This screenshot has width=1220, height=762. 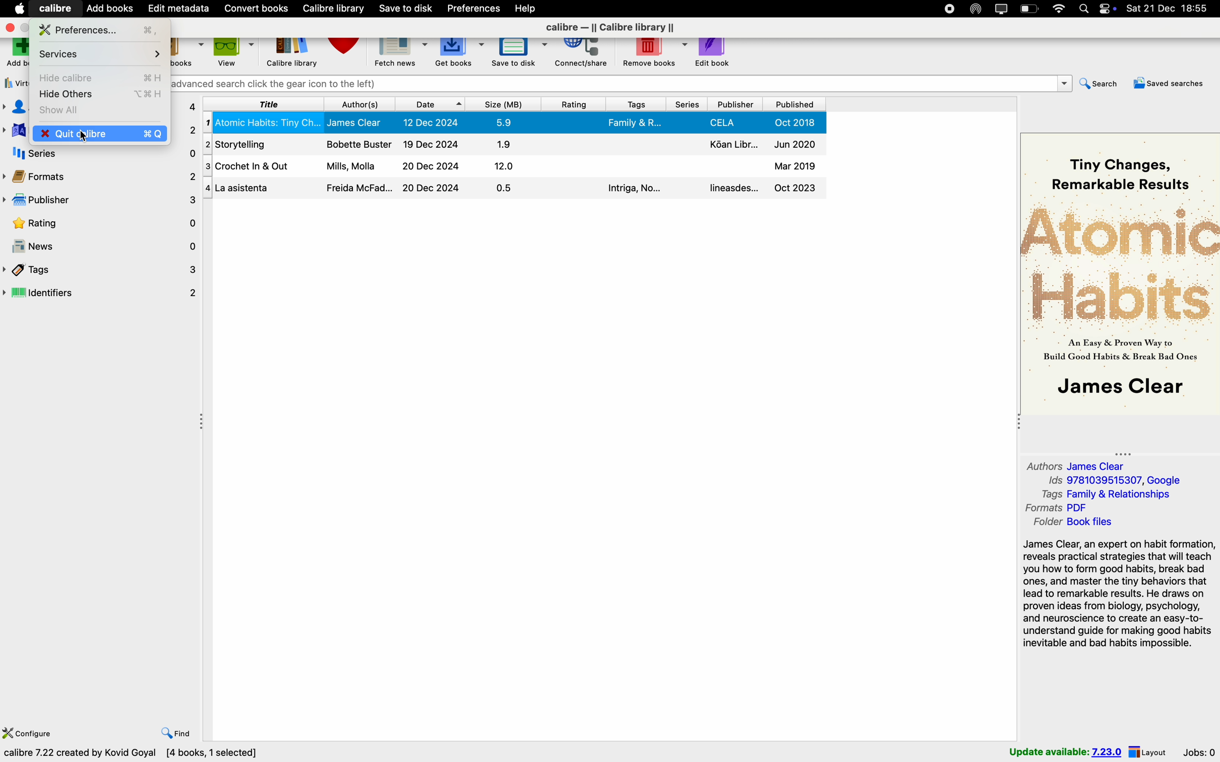 I want to click on Quit calibre, so click(x=51, y=133).